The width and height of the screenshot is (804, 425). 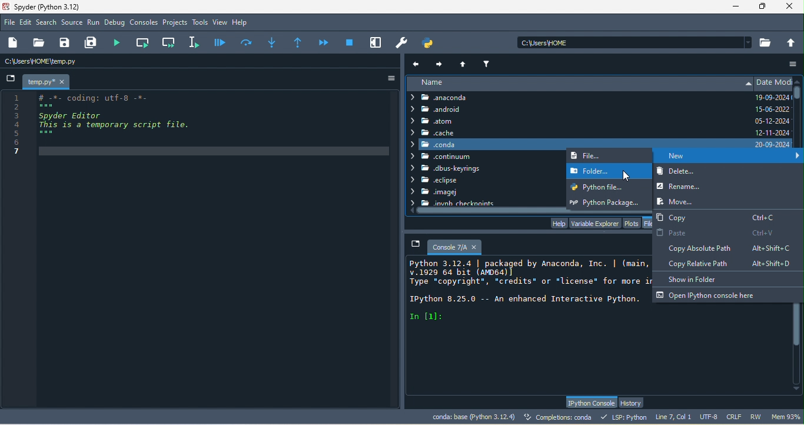 What do you see at coordinates (733, 264) in the screenshot?
I see `copy relative path` at bounding box center [733, 264].